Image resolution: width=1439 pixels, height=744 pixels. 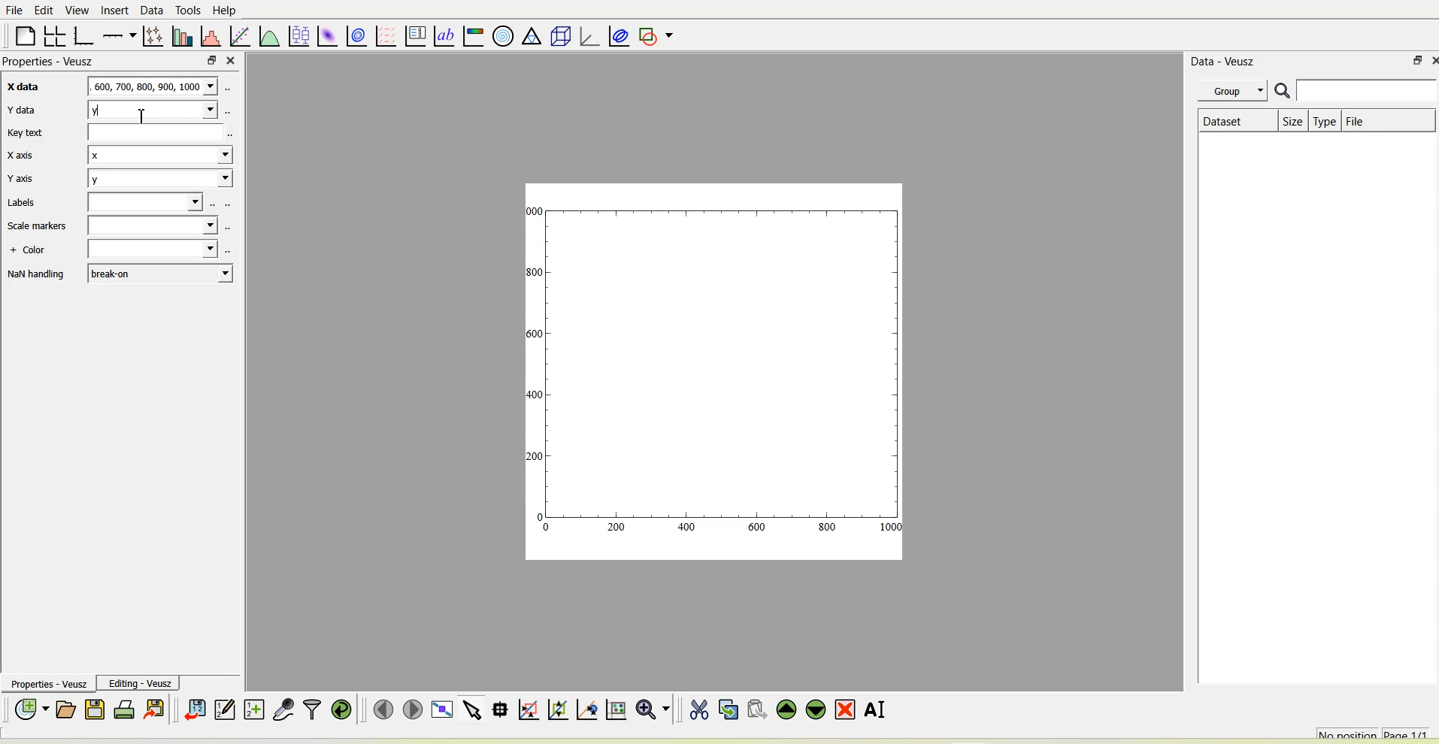 What do you see at coordinates (757, 710) in the screenshot?
I see `Paste widget from the clipboard` at bounding box center [757, 710].